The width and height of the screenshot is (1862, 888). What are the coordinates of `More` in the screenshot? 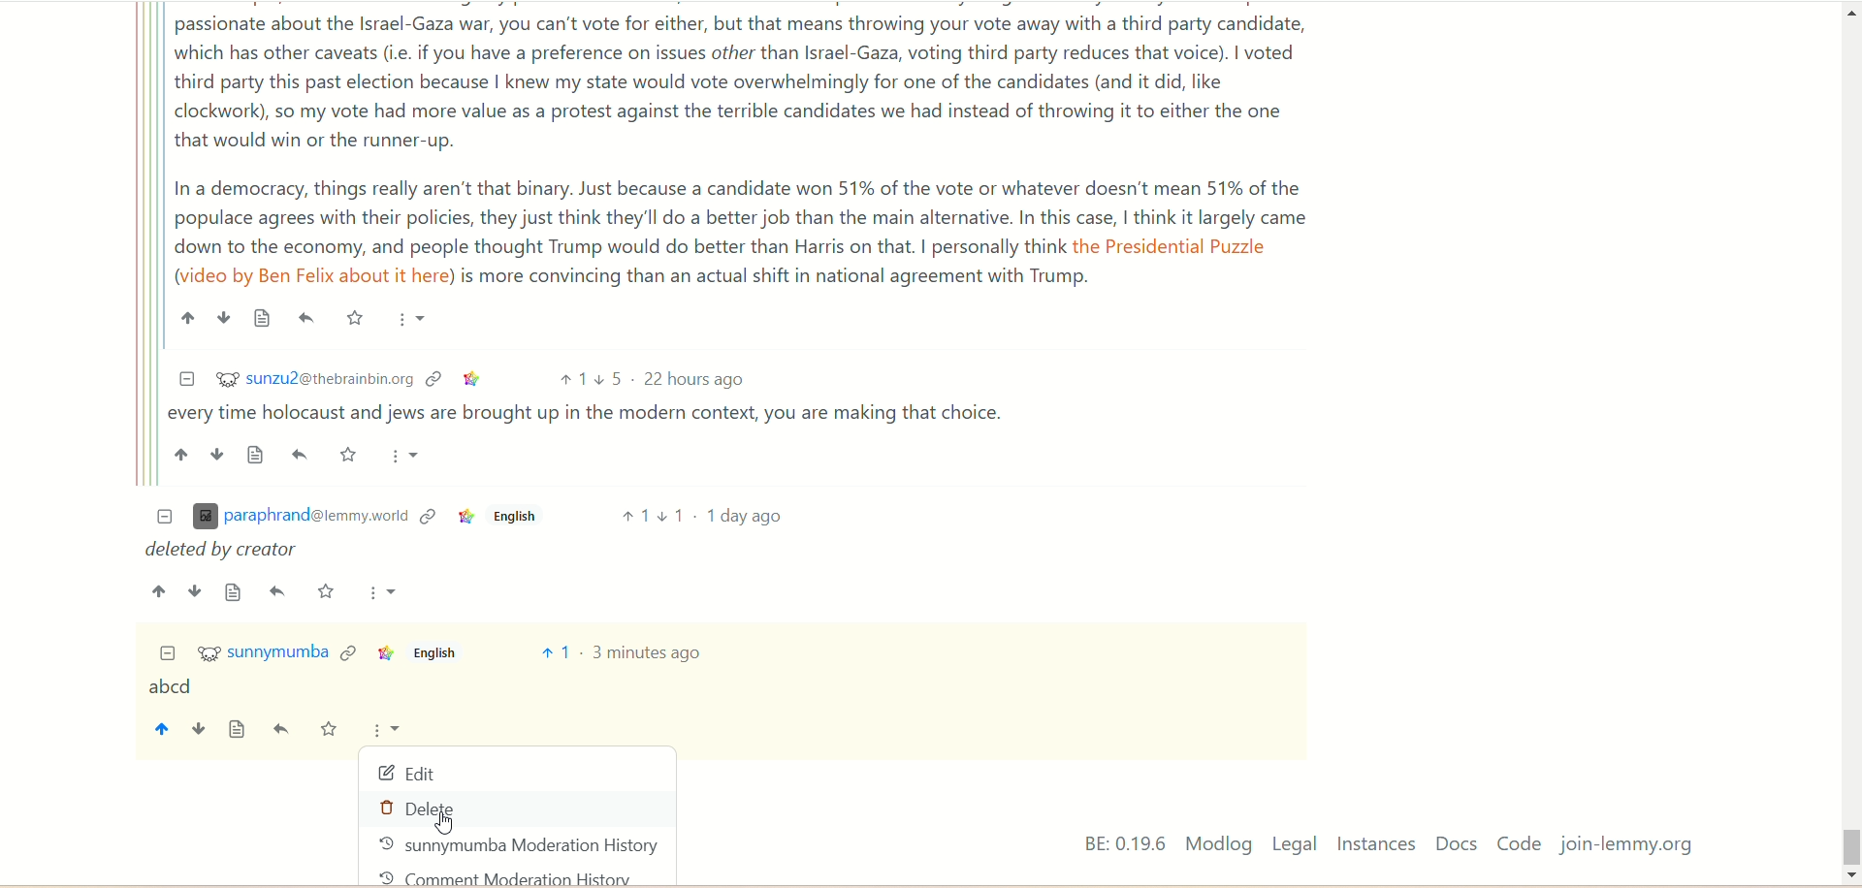 It's located at (412, 321).